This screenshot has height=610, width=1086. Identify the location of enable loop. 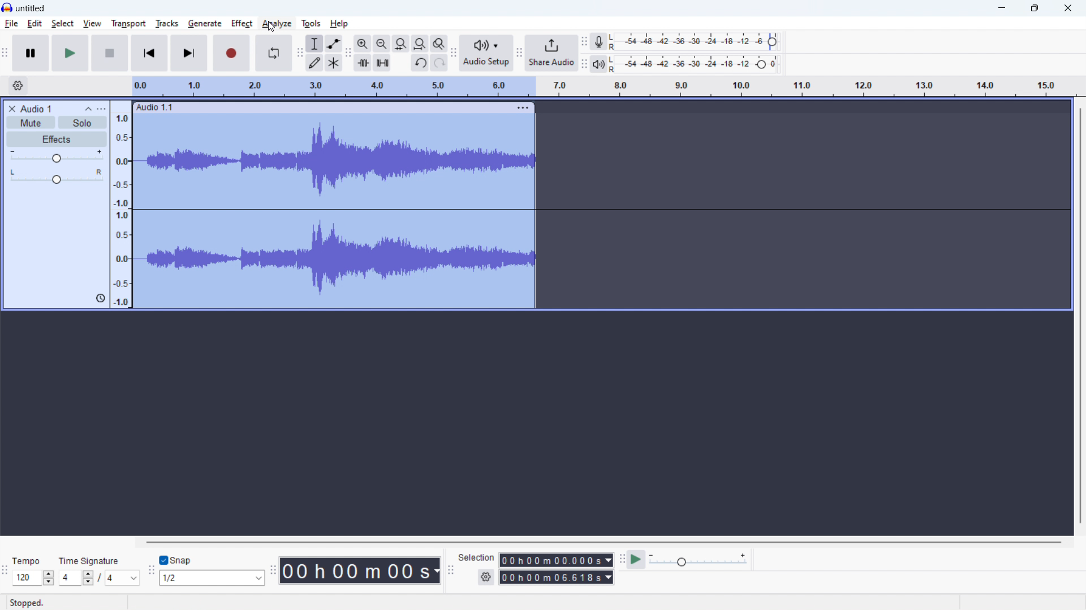
(274, 53).